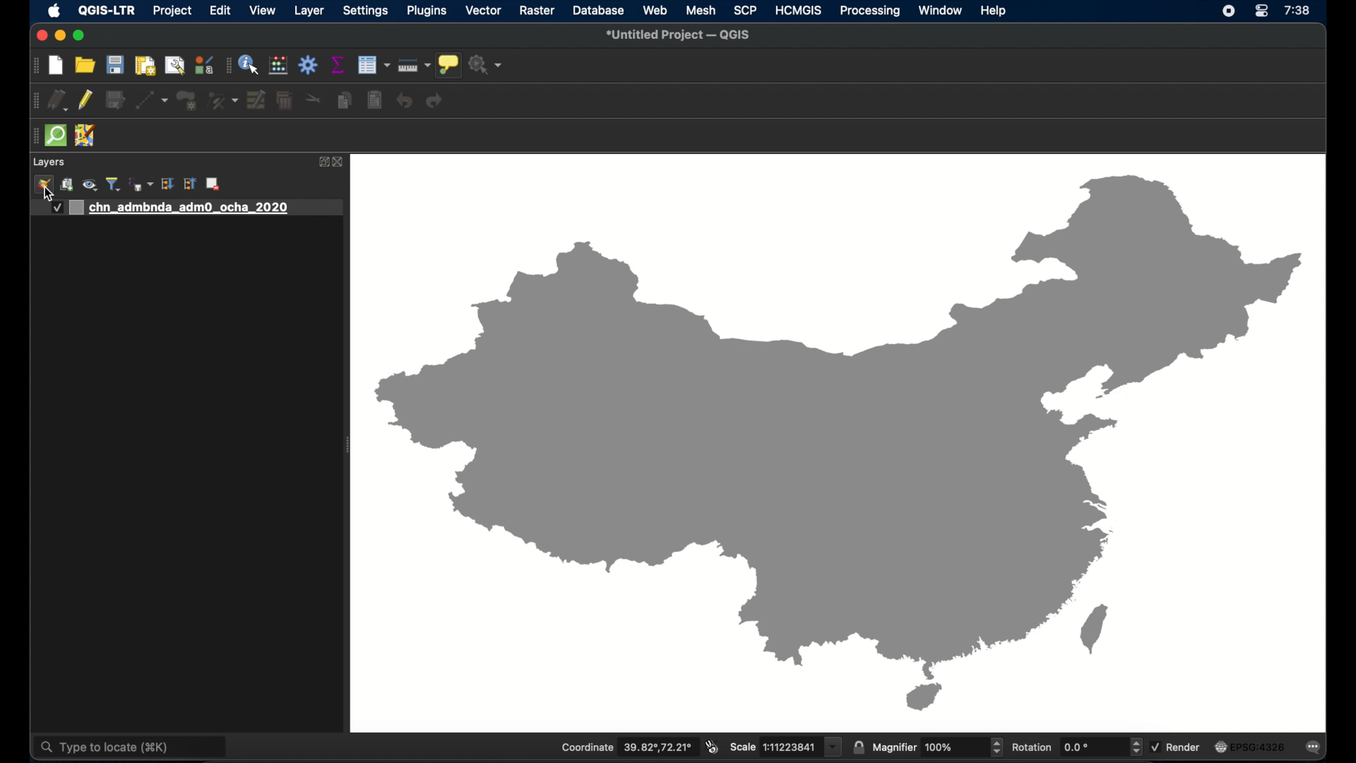 This screenshot has width=1356, height=763. Describe the element at coordinates (145, 65) in the screenshot. I see `print layout` at that location.